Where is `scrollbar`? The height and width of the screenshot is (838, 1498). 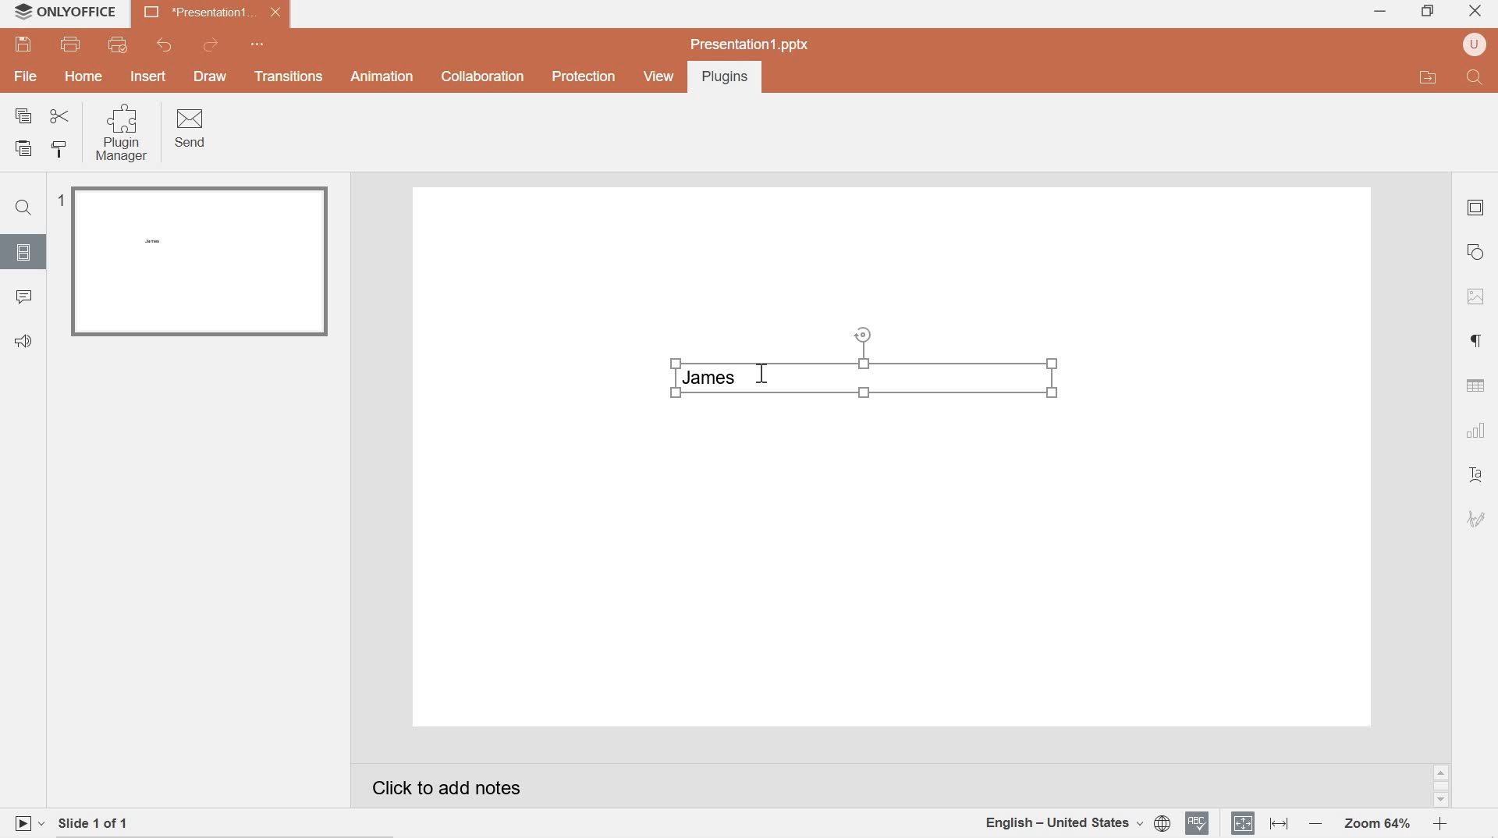 scrollbar is located at coordinates (1440, 787).